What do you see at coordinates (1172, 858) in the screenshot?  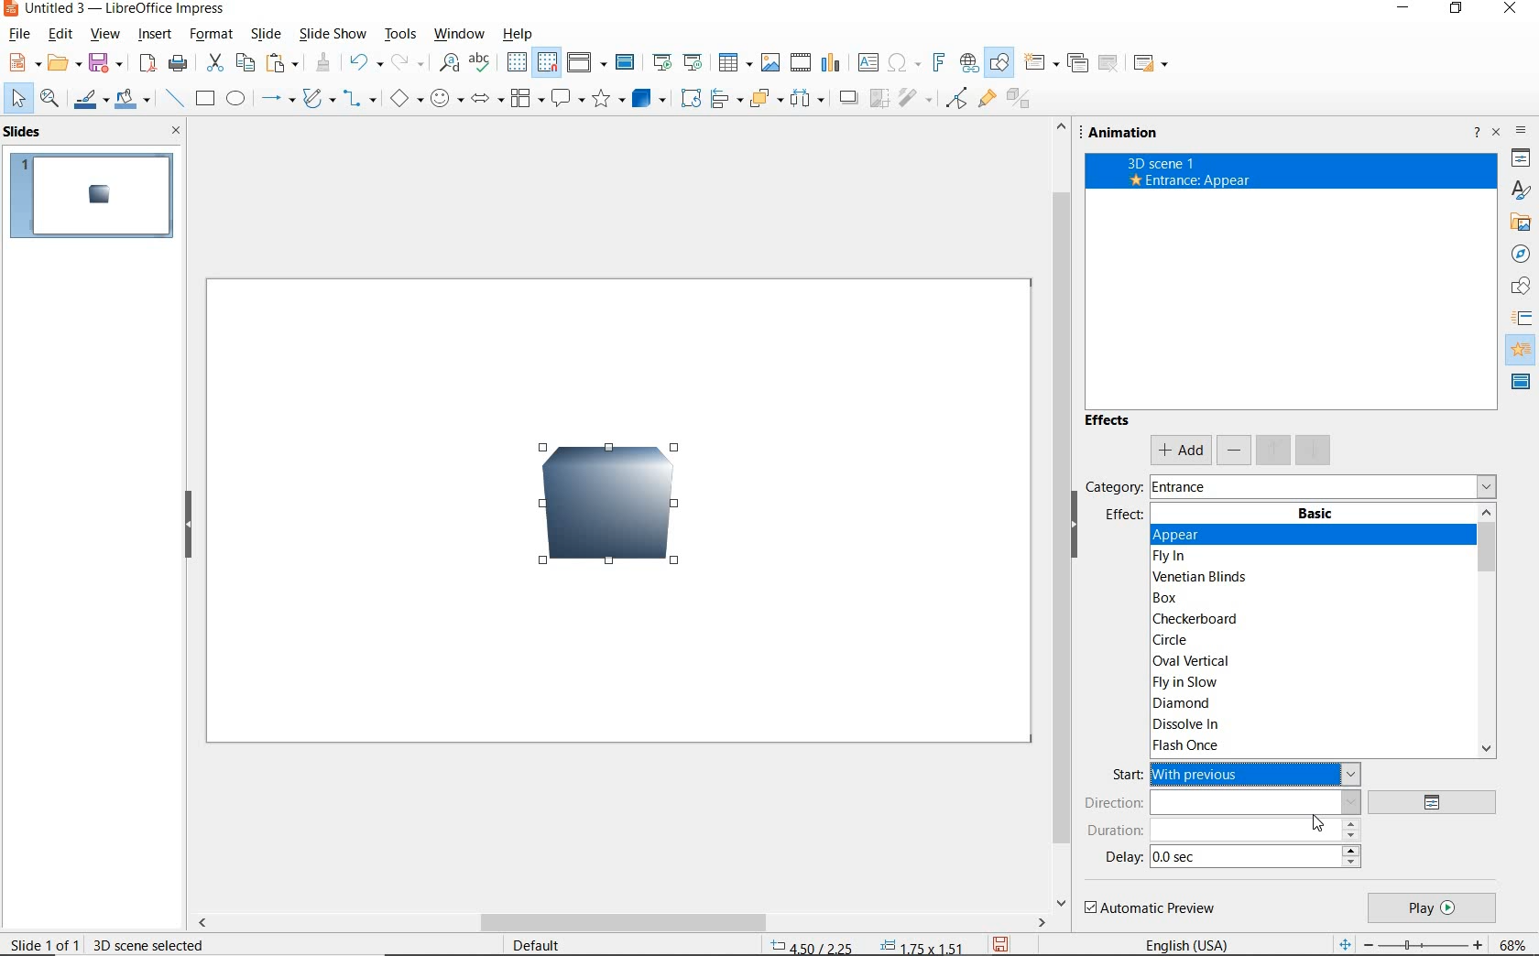 I see `0.0 sec` at bounding box center [1172, 858].